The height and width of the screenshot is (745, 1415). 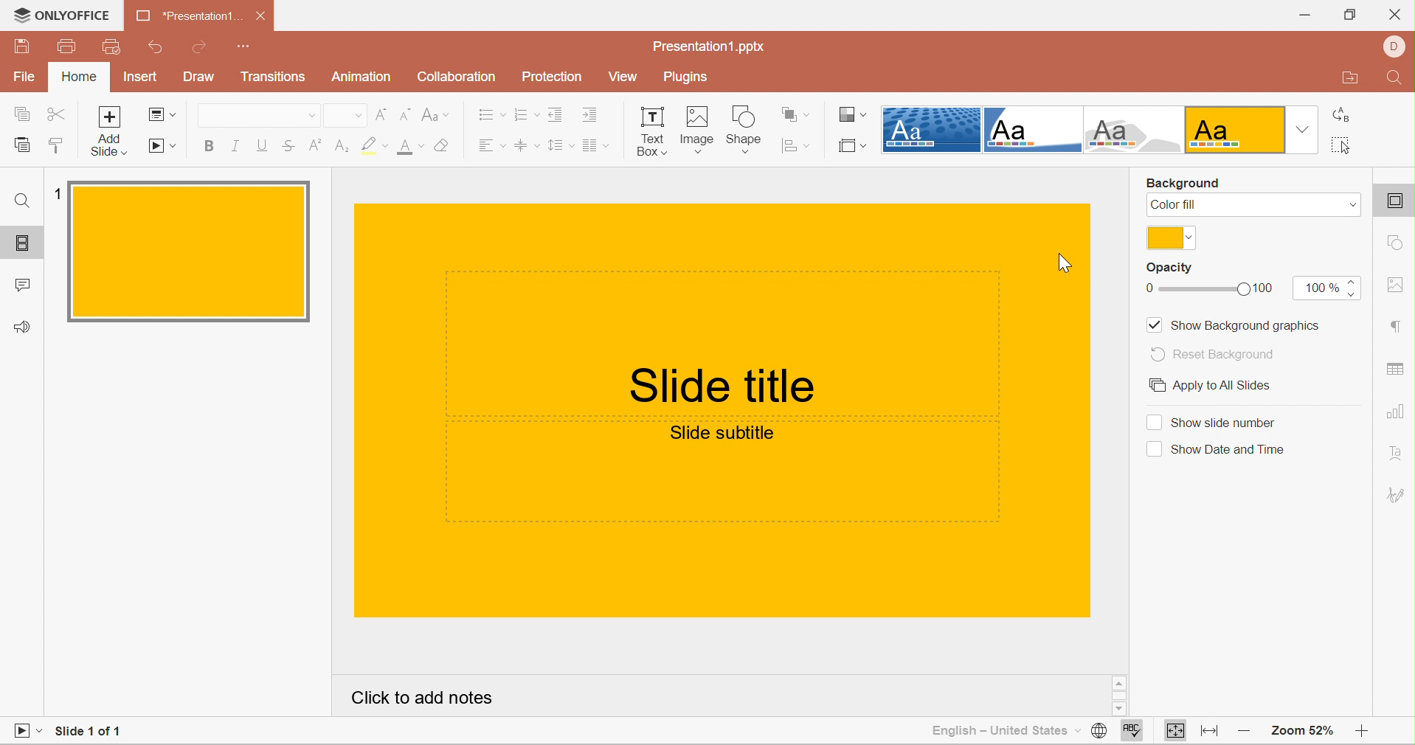 What do you see at coordinates (65, 47) in the screenshot?
I see `Print` at bounding box center [65, 47].